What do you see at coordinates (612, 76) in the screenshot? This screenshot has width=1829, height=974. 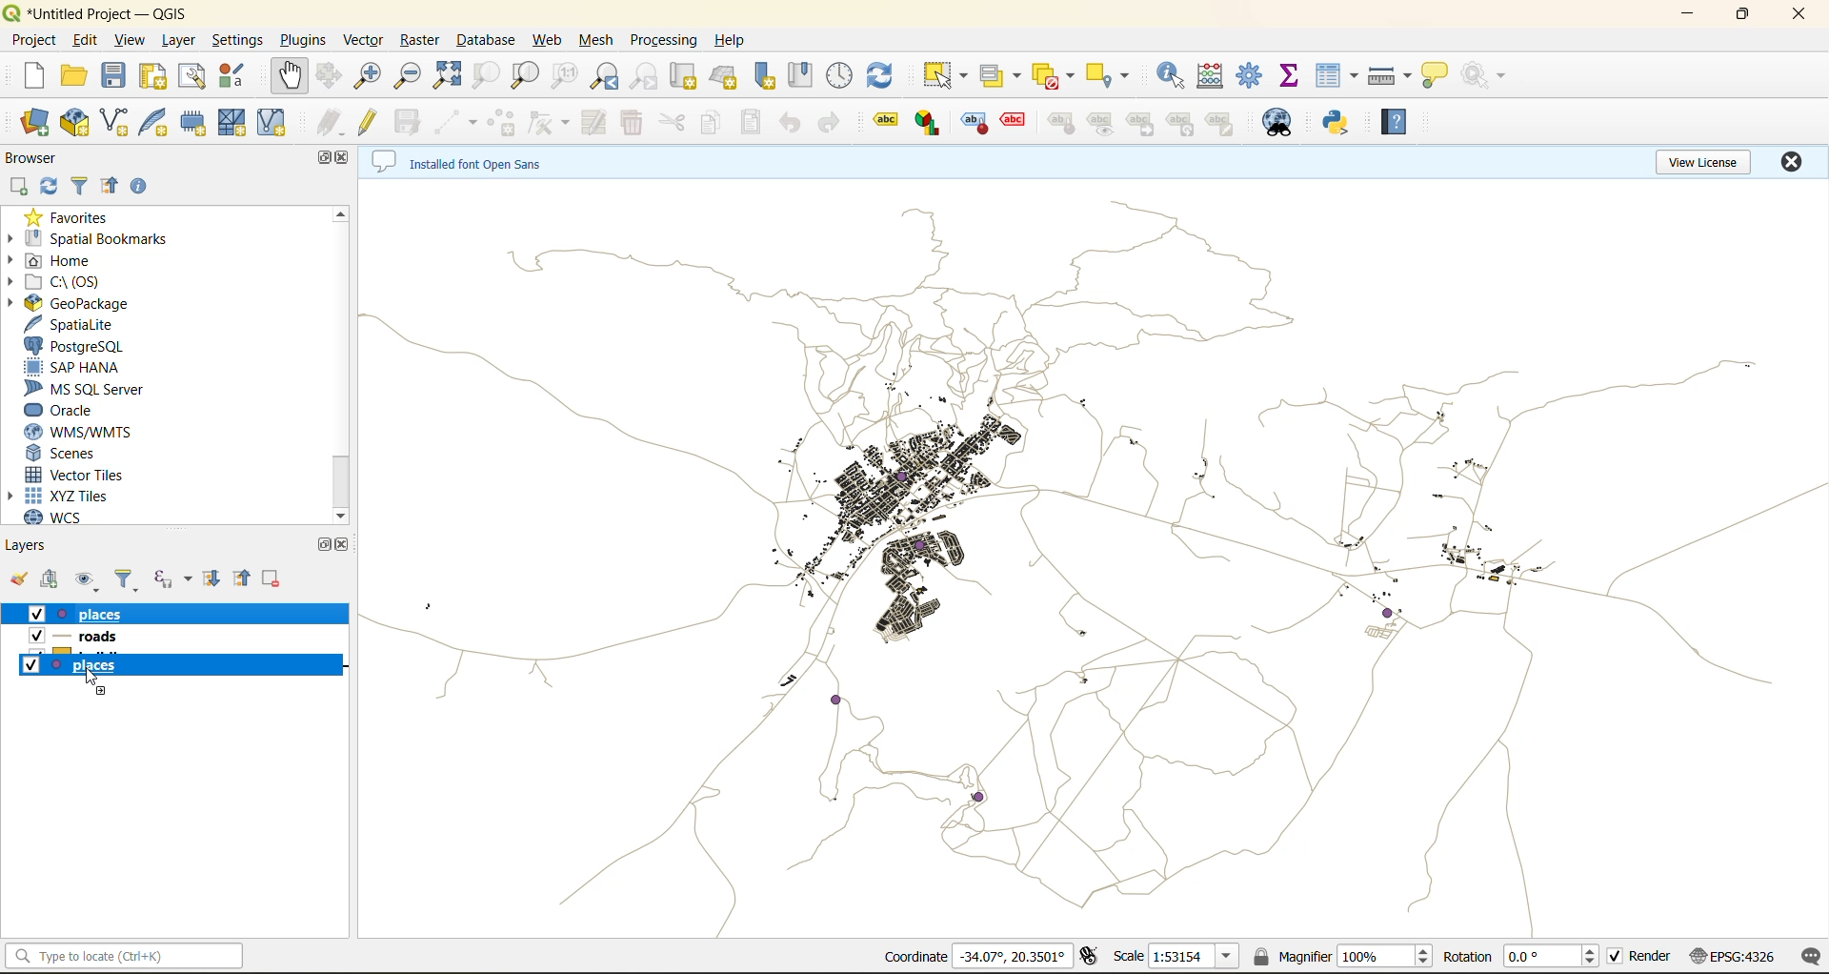 I see `zoom last` at bounding box center [612, 76].